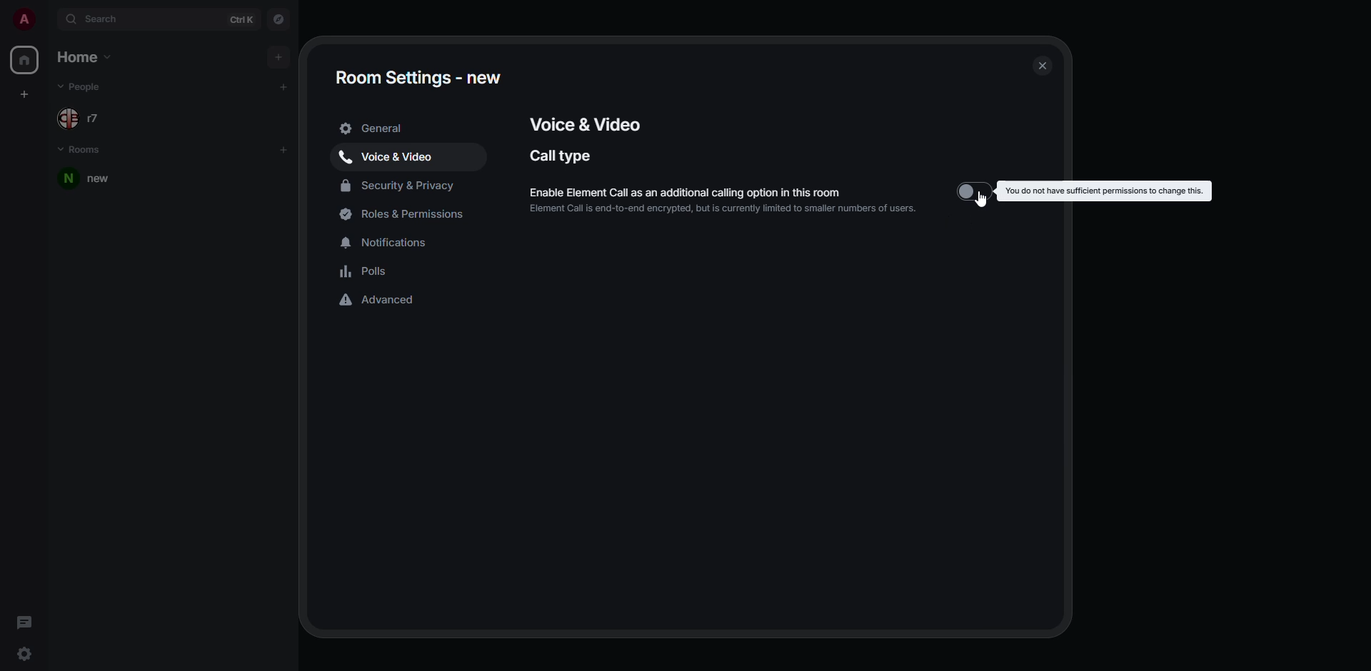  I want to click on people, so click(86, 117).